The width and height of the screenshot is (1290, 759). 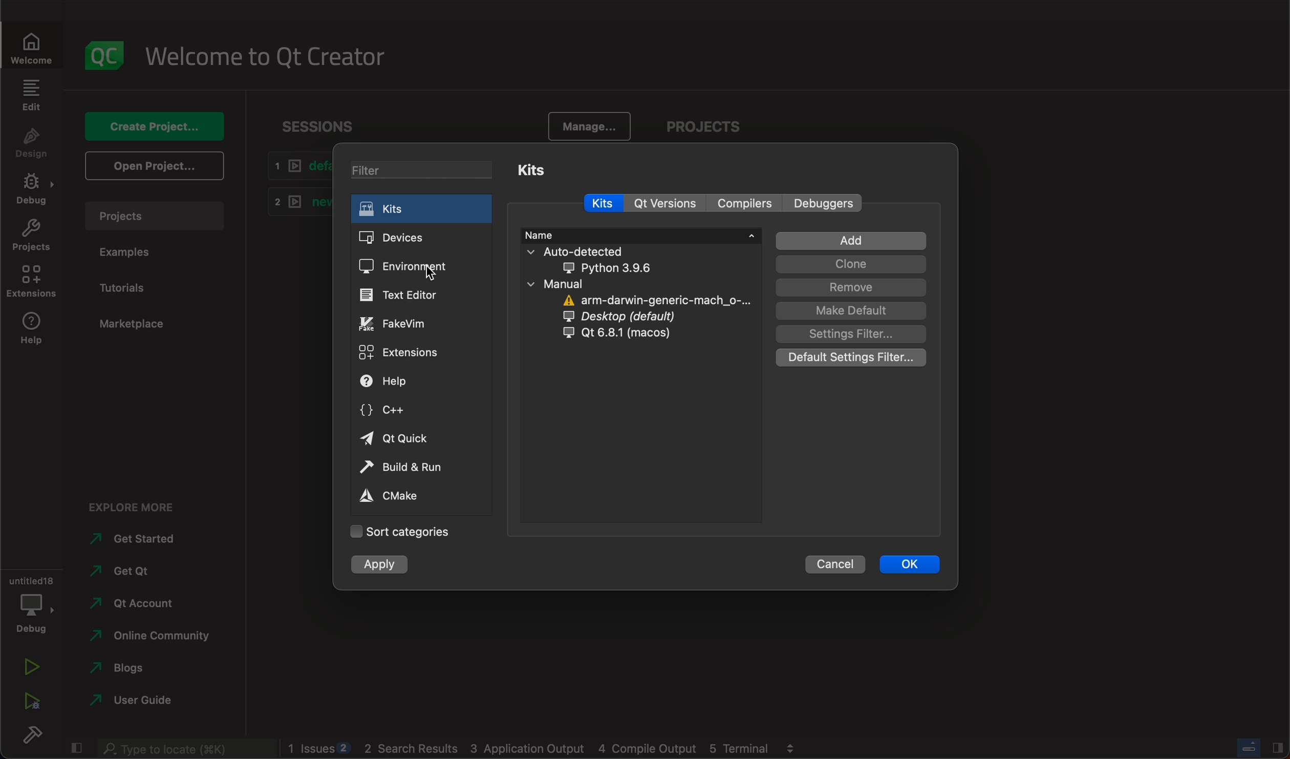 I want to click on account, so click(x=144, y=602).